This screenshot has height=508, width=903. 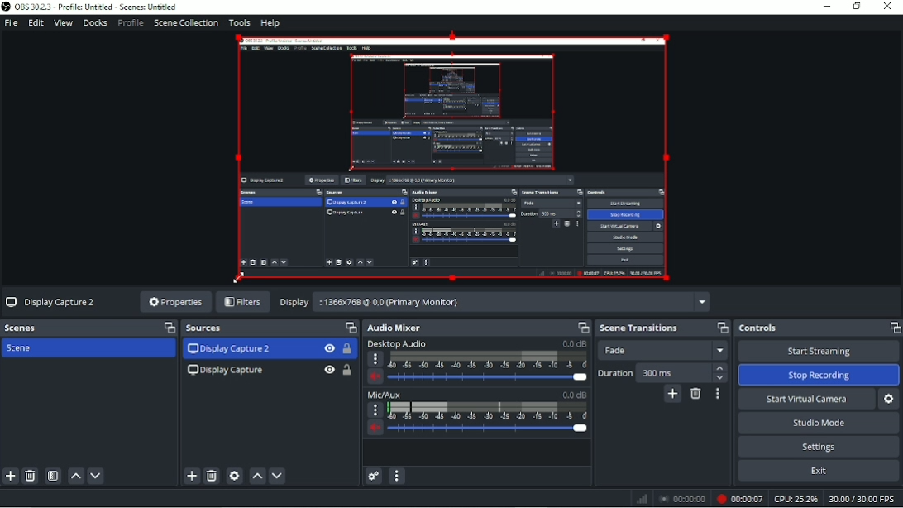 I want to click on Properties, so click(x=172, y=302).